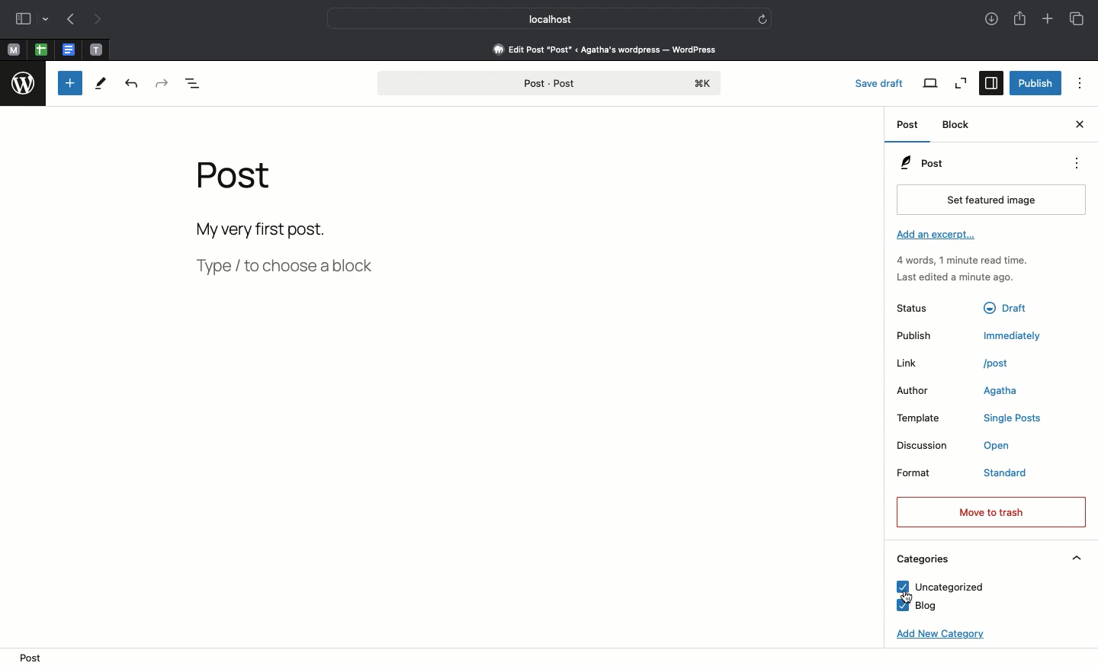 The width and height of the screenshot is (1098, 666). Describe the element at coordinates (958, 125) in the screenshot. I see `Block` at that location.